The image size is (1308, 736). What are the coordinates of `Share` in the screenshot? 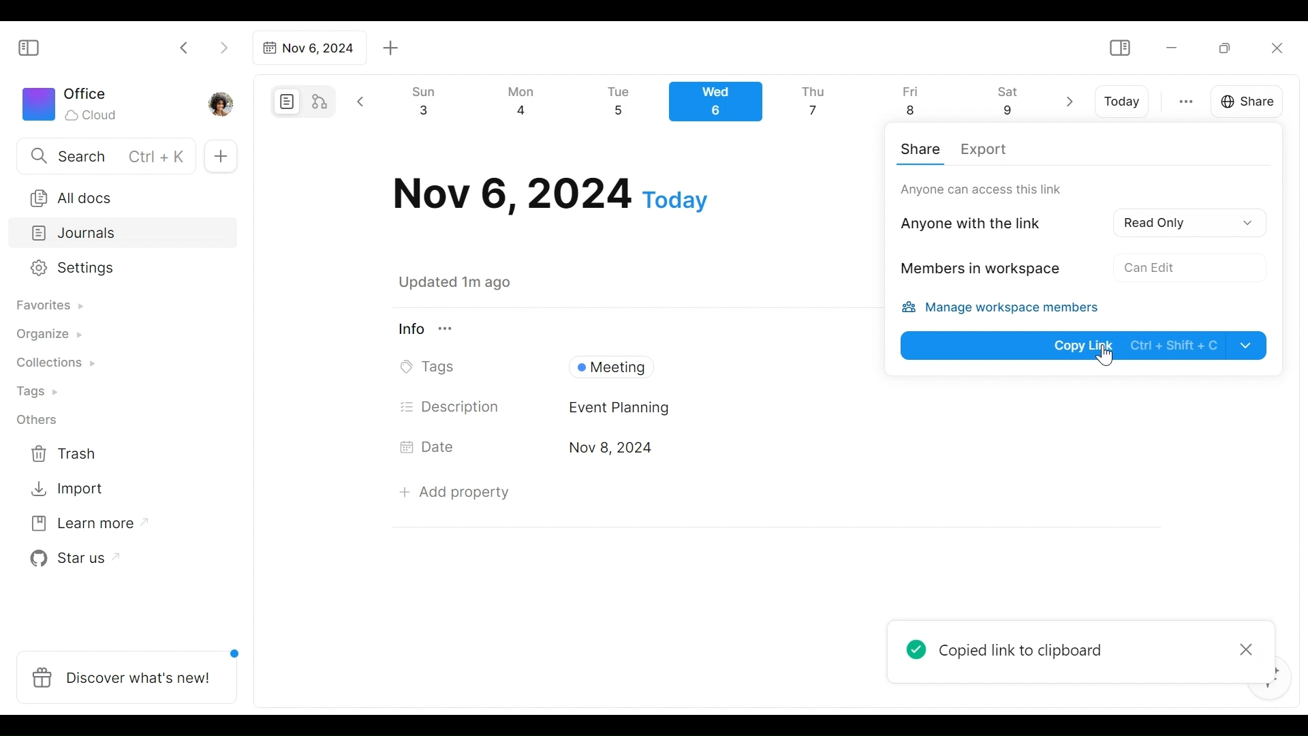 It's located at (1243, 100).